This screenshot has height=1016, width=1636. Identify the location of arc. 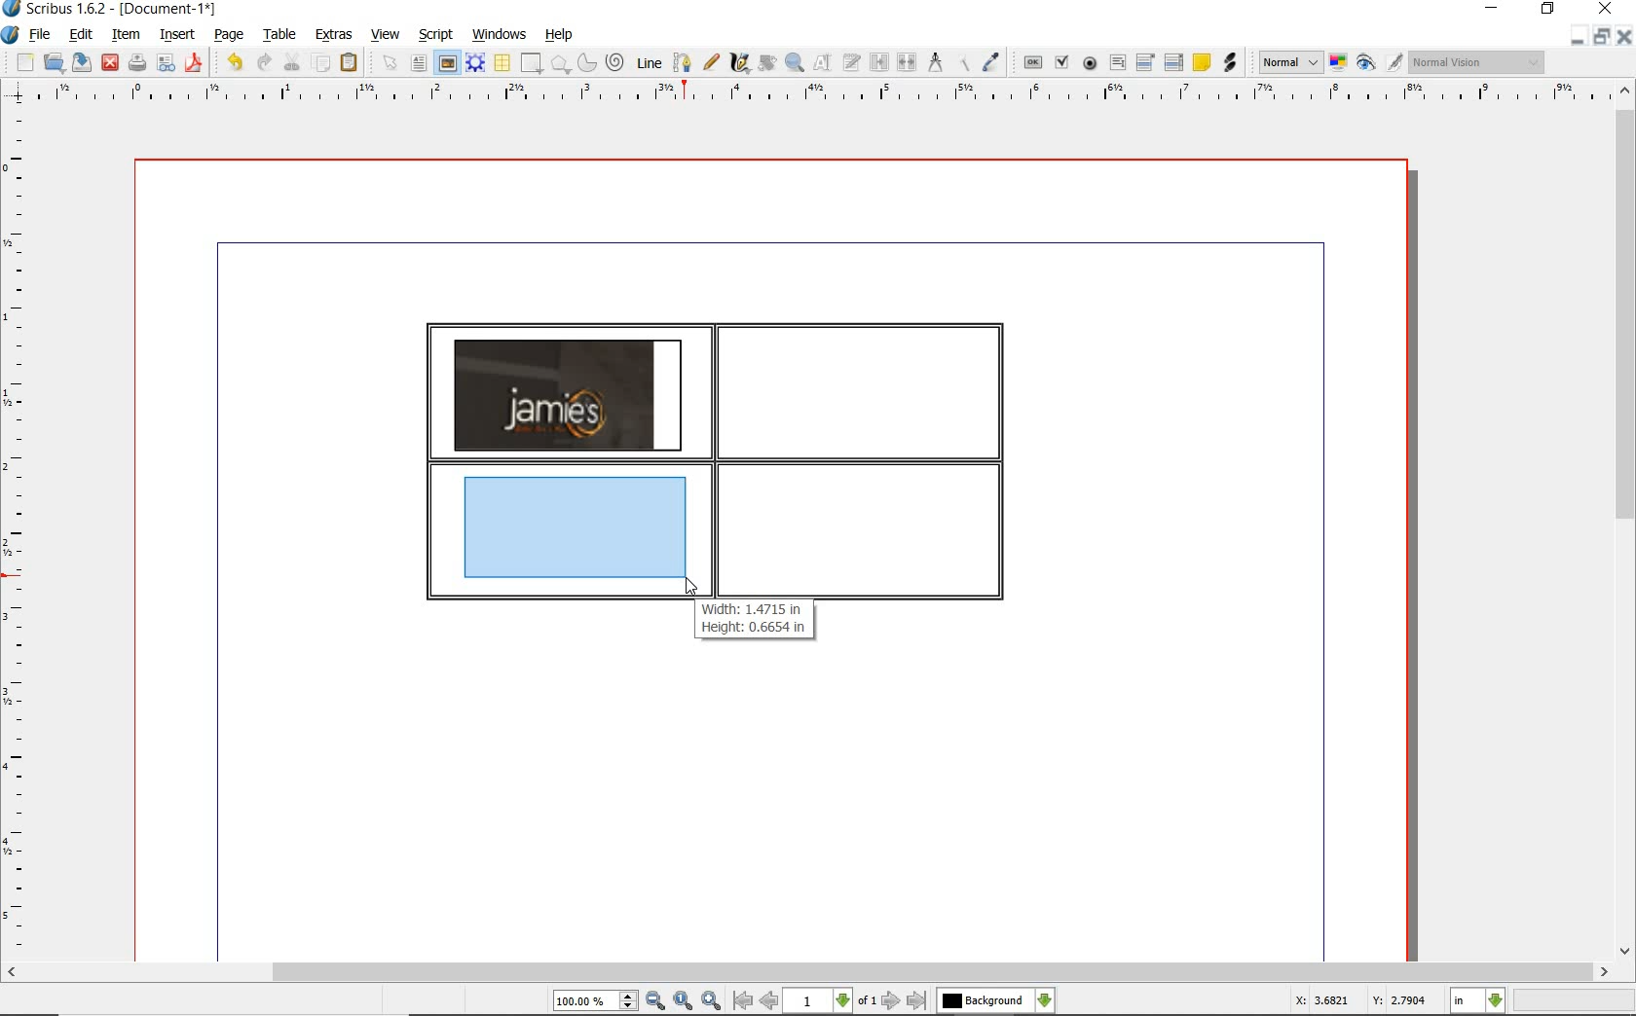
(589, 64).